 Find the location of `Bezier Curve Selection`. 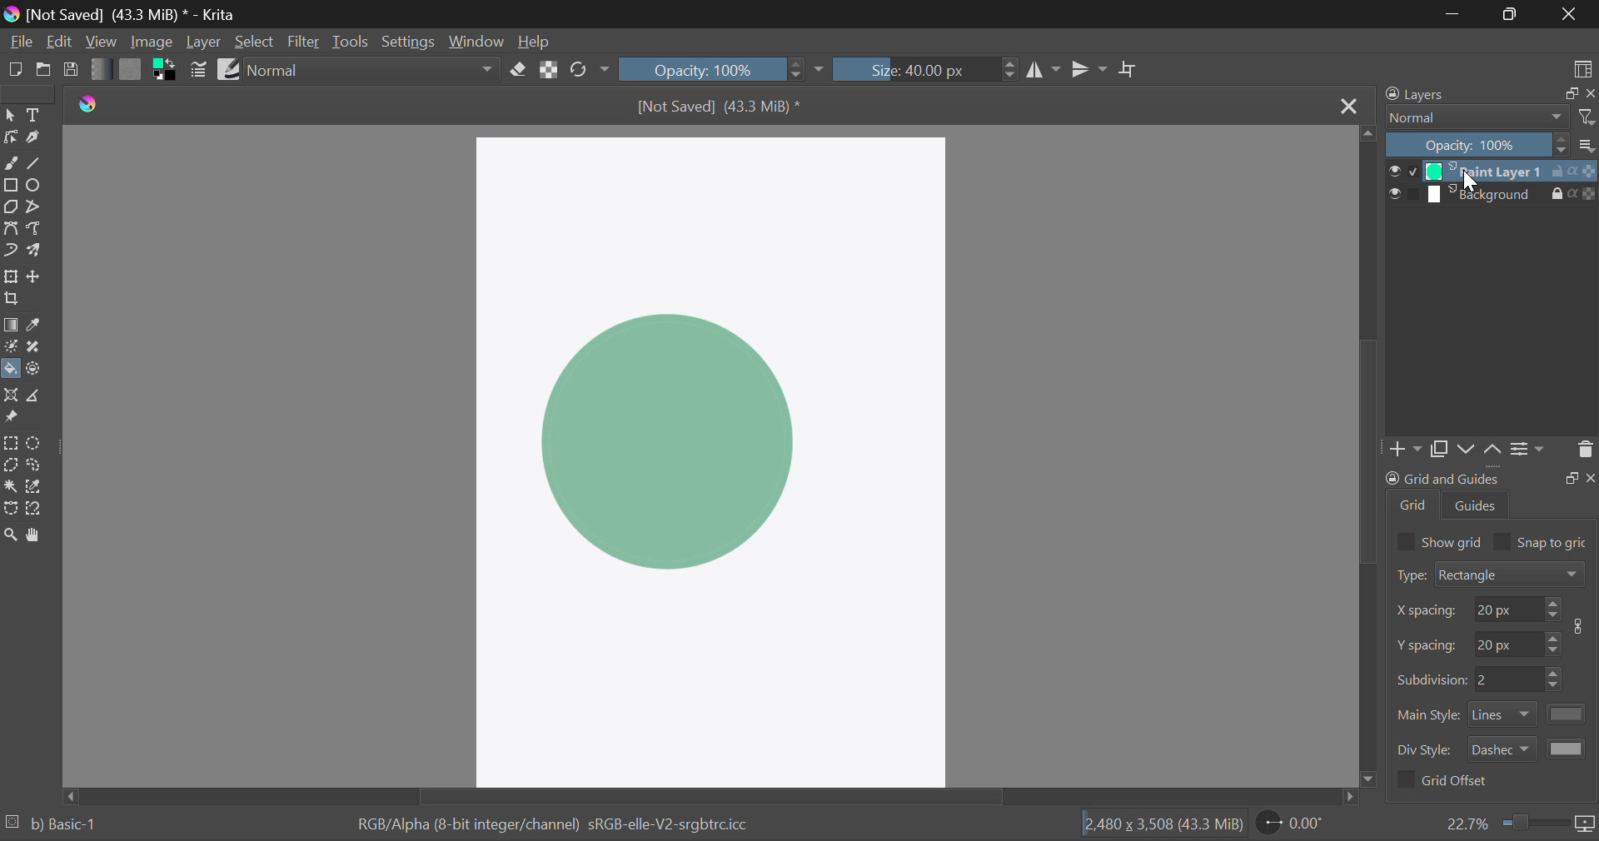

Bezier Curve Selection is located at coordinates (10, 510).